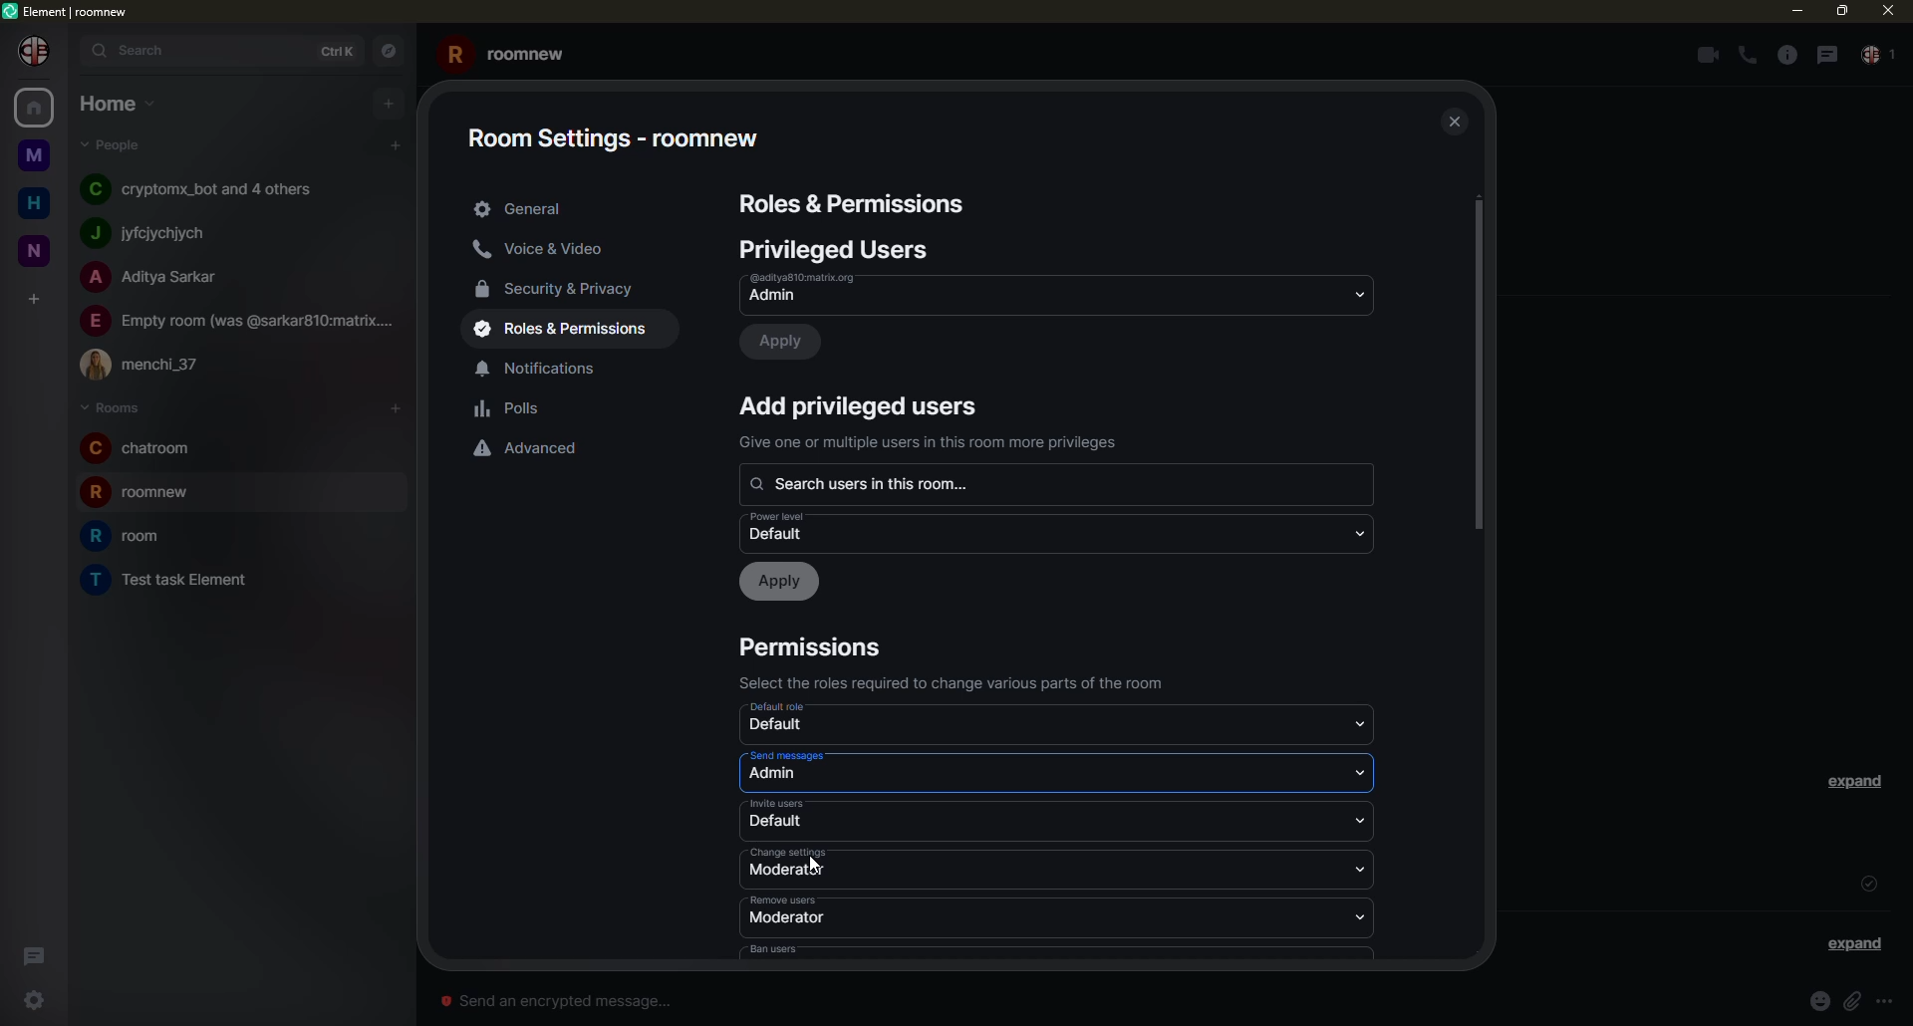 This screenshot has height=1026, width=1913. I want to click on cursor, so click(812, 862).